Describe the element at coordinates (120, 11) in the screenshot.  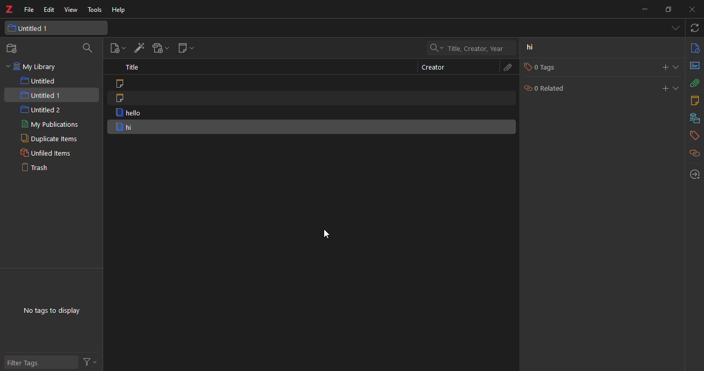
I see `help` at that location.